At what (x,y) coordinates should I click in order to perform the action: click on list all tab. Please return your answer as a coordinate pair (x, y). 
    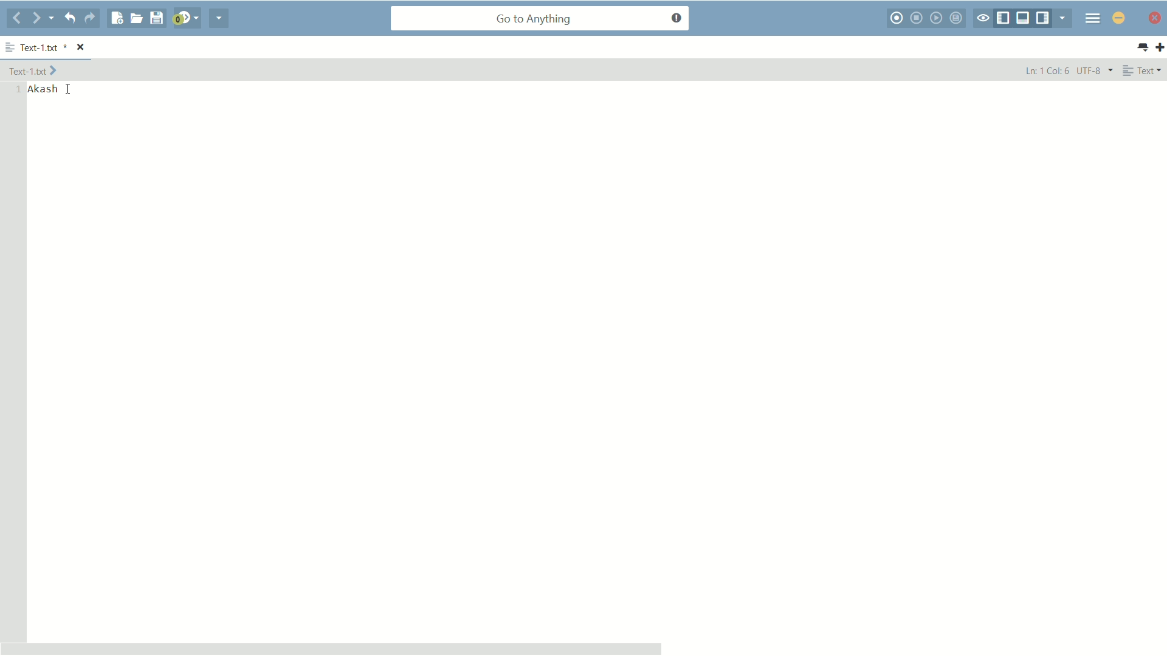
    Looking at the image, I should click on (1142, 47).